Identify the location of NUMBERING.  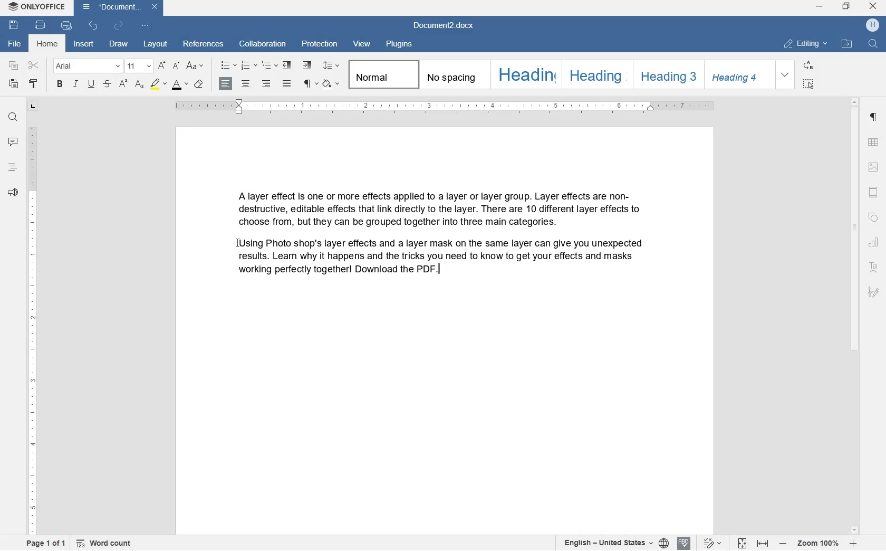
(249, 65).